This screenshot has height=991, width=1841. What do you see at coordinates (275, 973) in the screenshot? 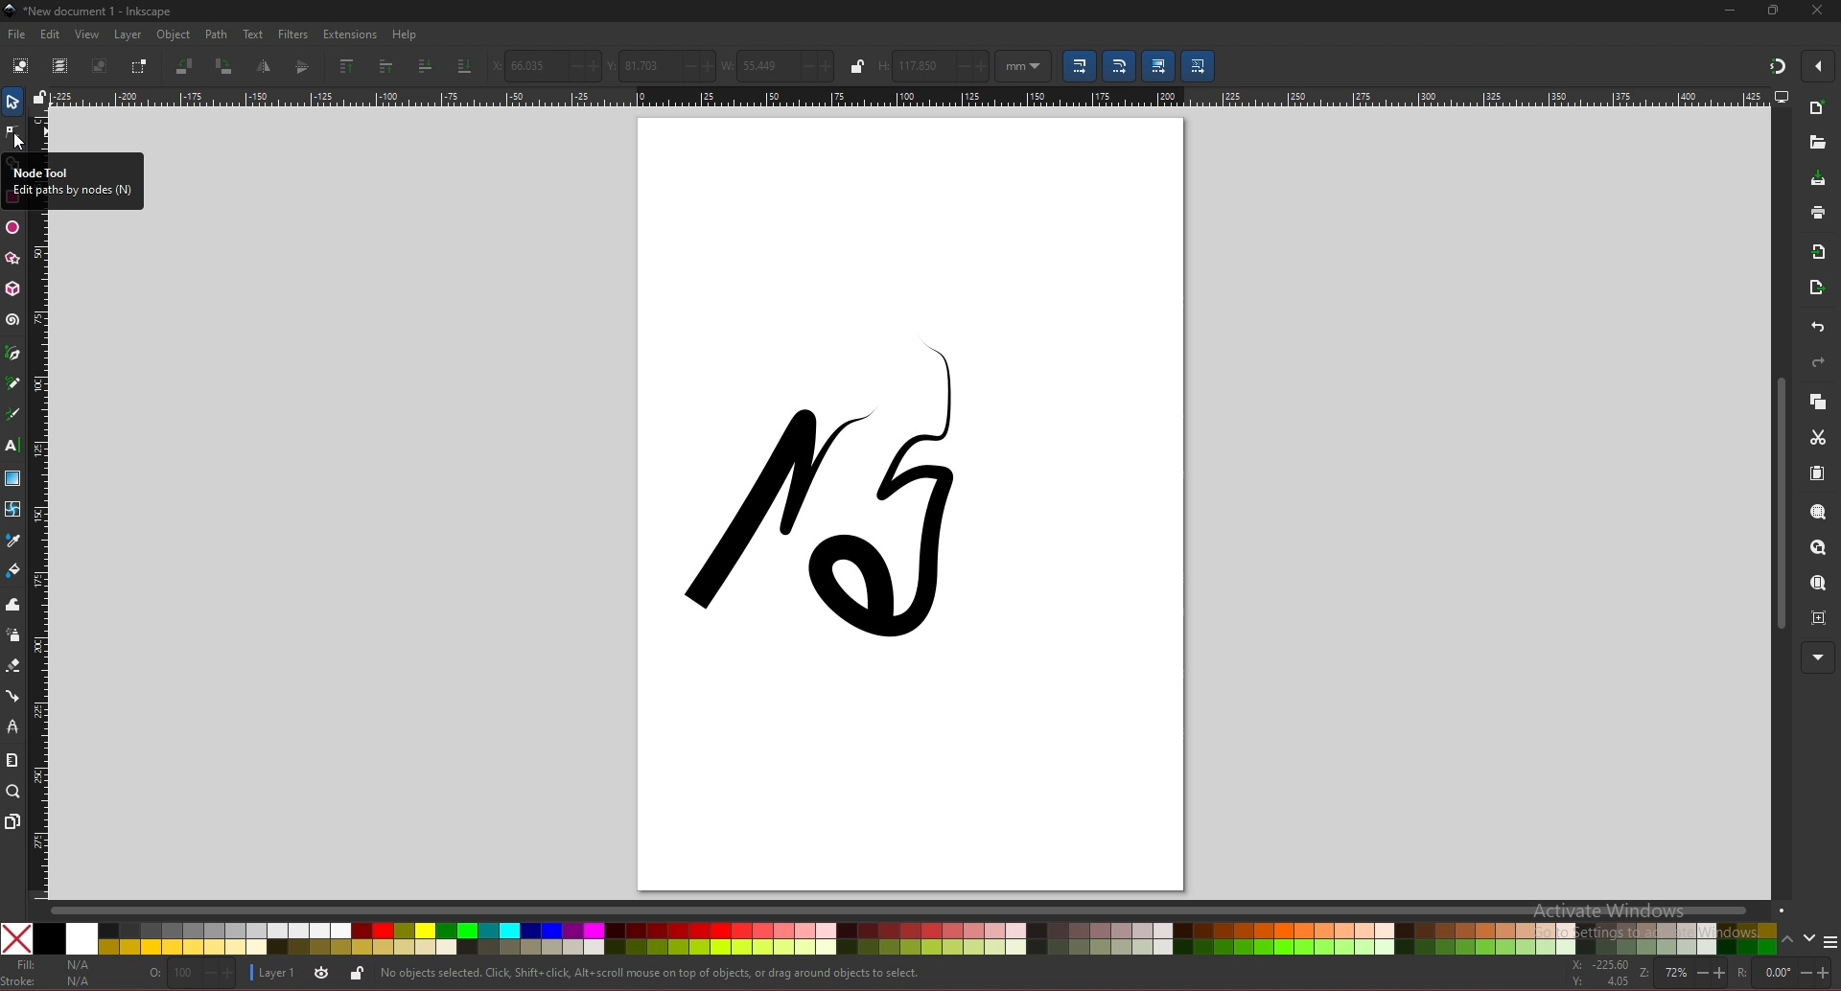
I see `layer` at bounding box center [275, 973].